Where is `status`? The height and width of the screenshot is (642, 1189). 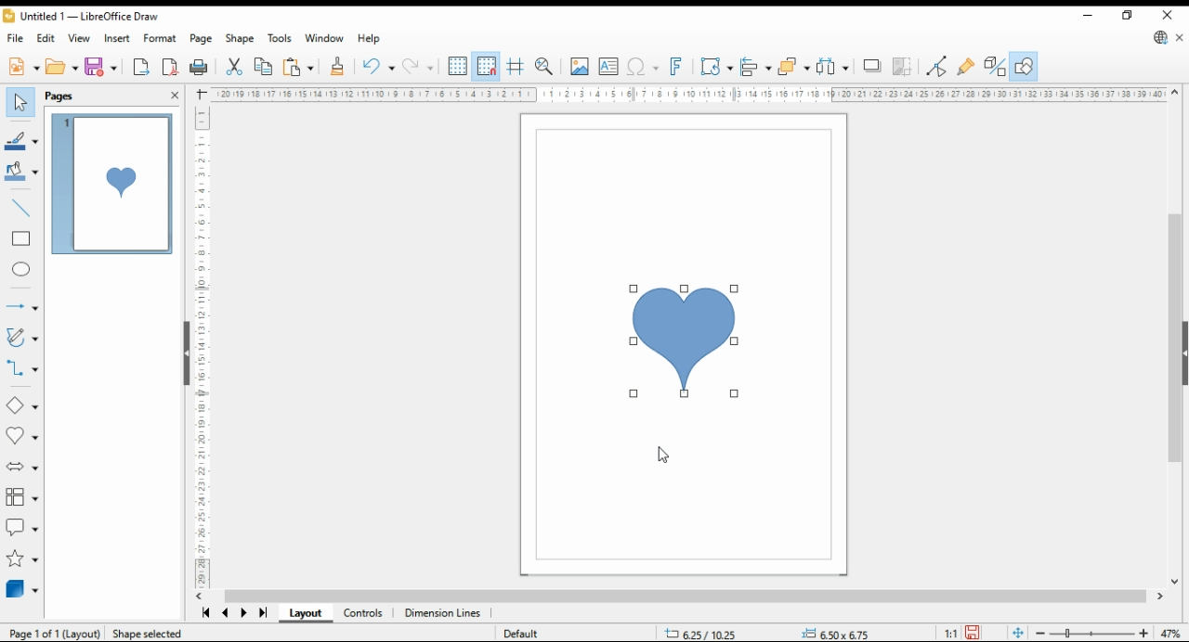 status is located at coordinates (764, 633).